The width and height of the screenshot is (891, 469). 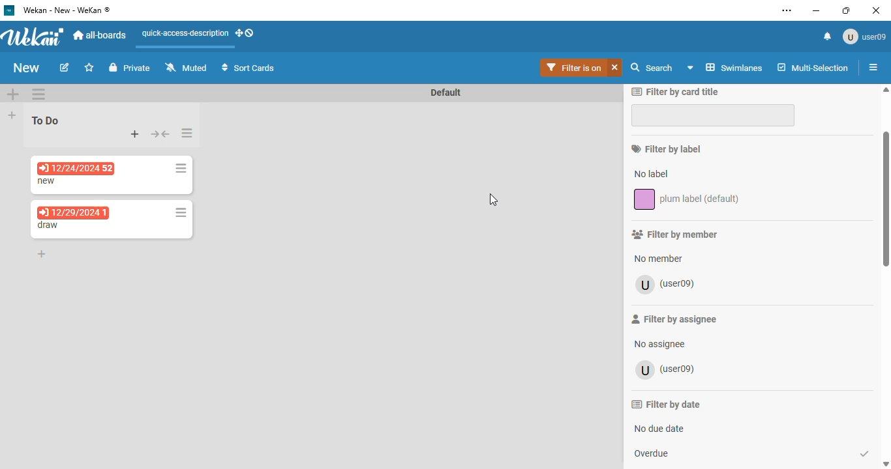 What do you see at coordinates (725, 67) in the screenshot?
I see `swimlanes` at bounding box center [725, 67].